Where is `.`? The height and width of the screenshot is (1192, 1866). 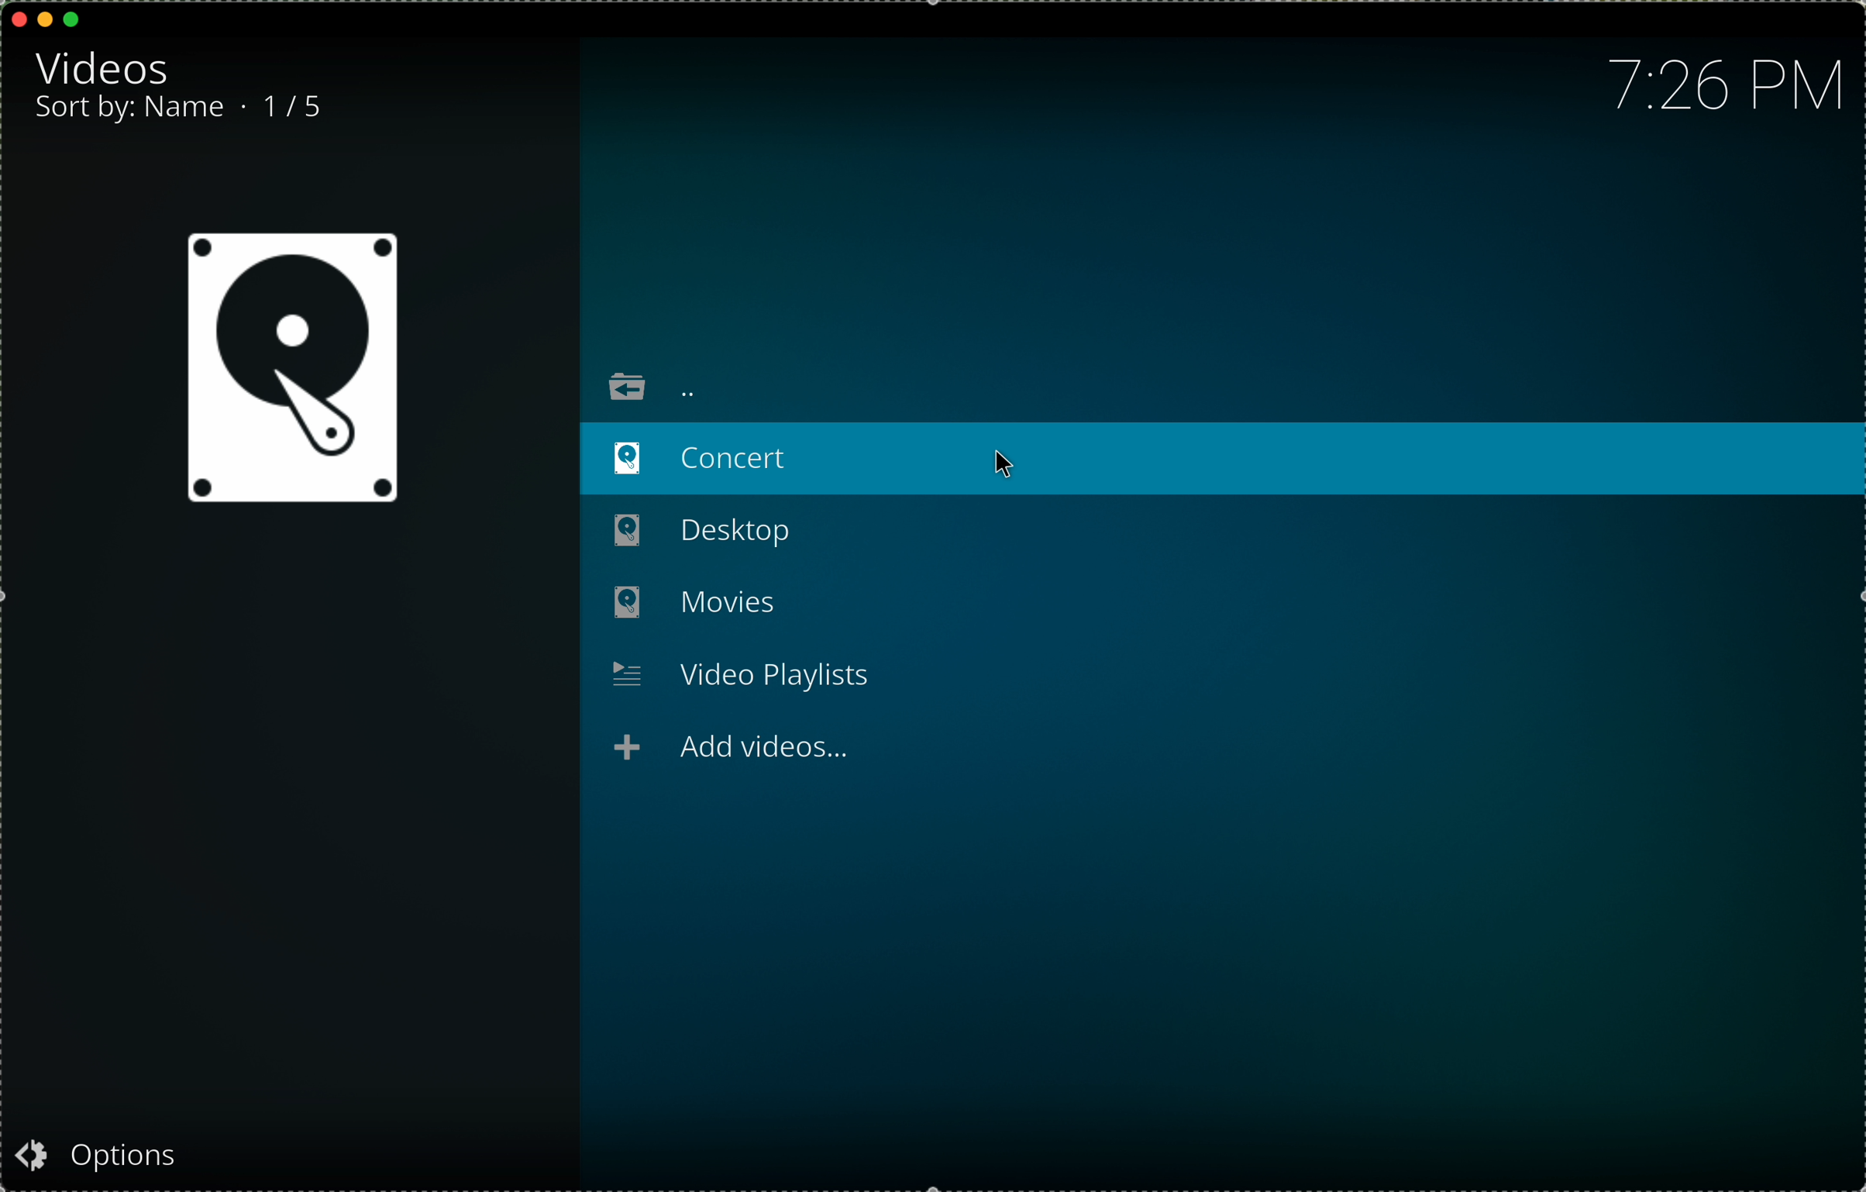 . is located at coordinates (246, 110).